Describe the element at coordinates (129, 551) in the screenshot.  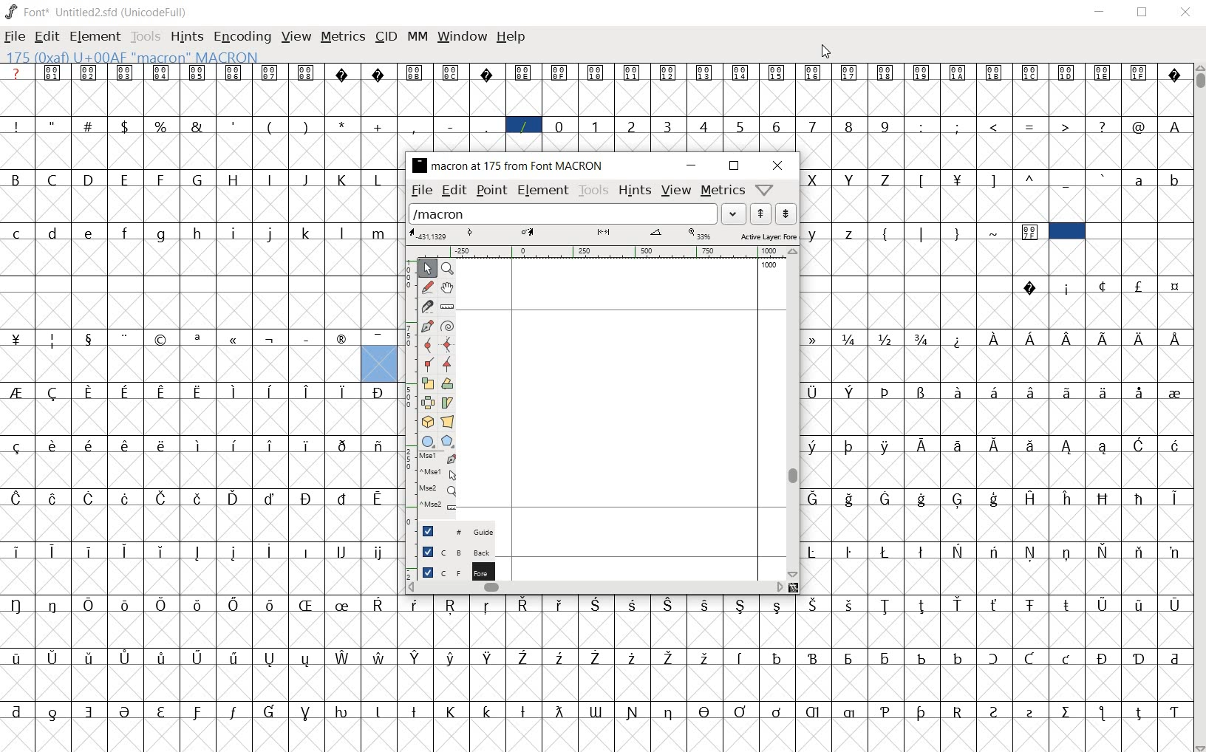
I see `Symbol` at that location.